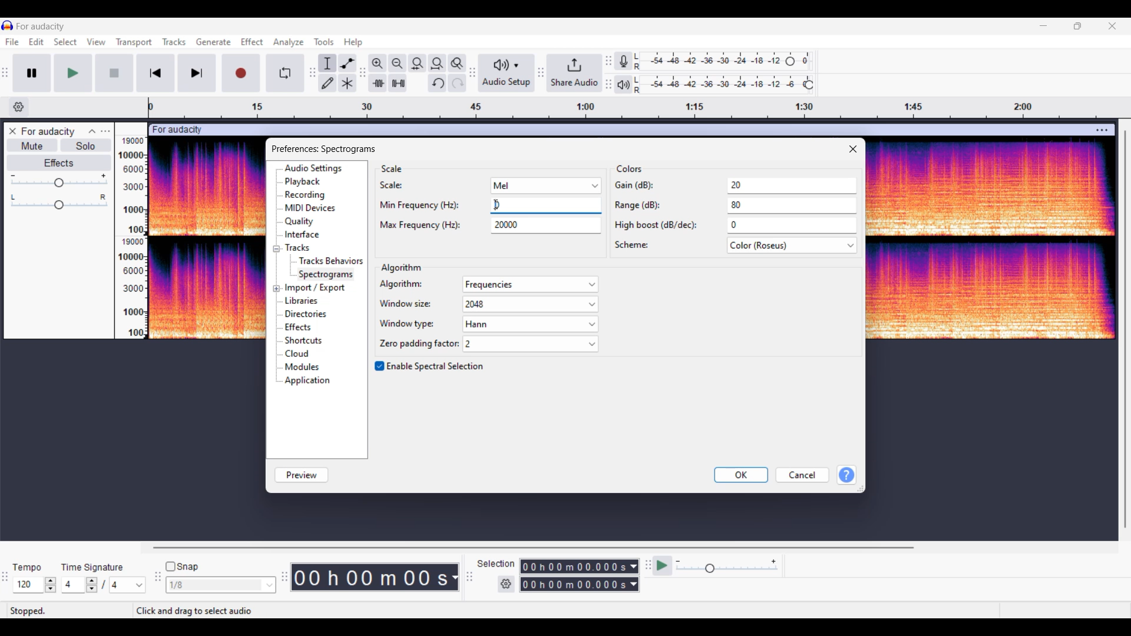  What do you see at coordinates (418, 64) in the screenshot?
I see `Fit selection to width` at bounding box center [418, 64].